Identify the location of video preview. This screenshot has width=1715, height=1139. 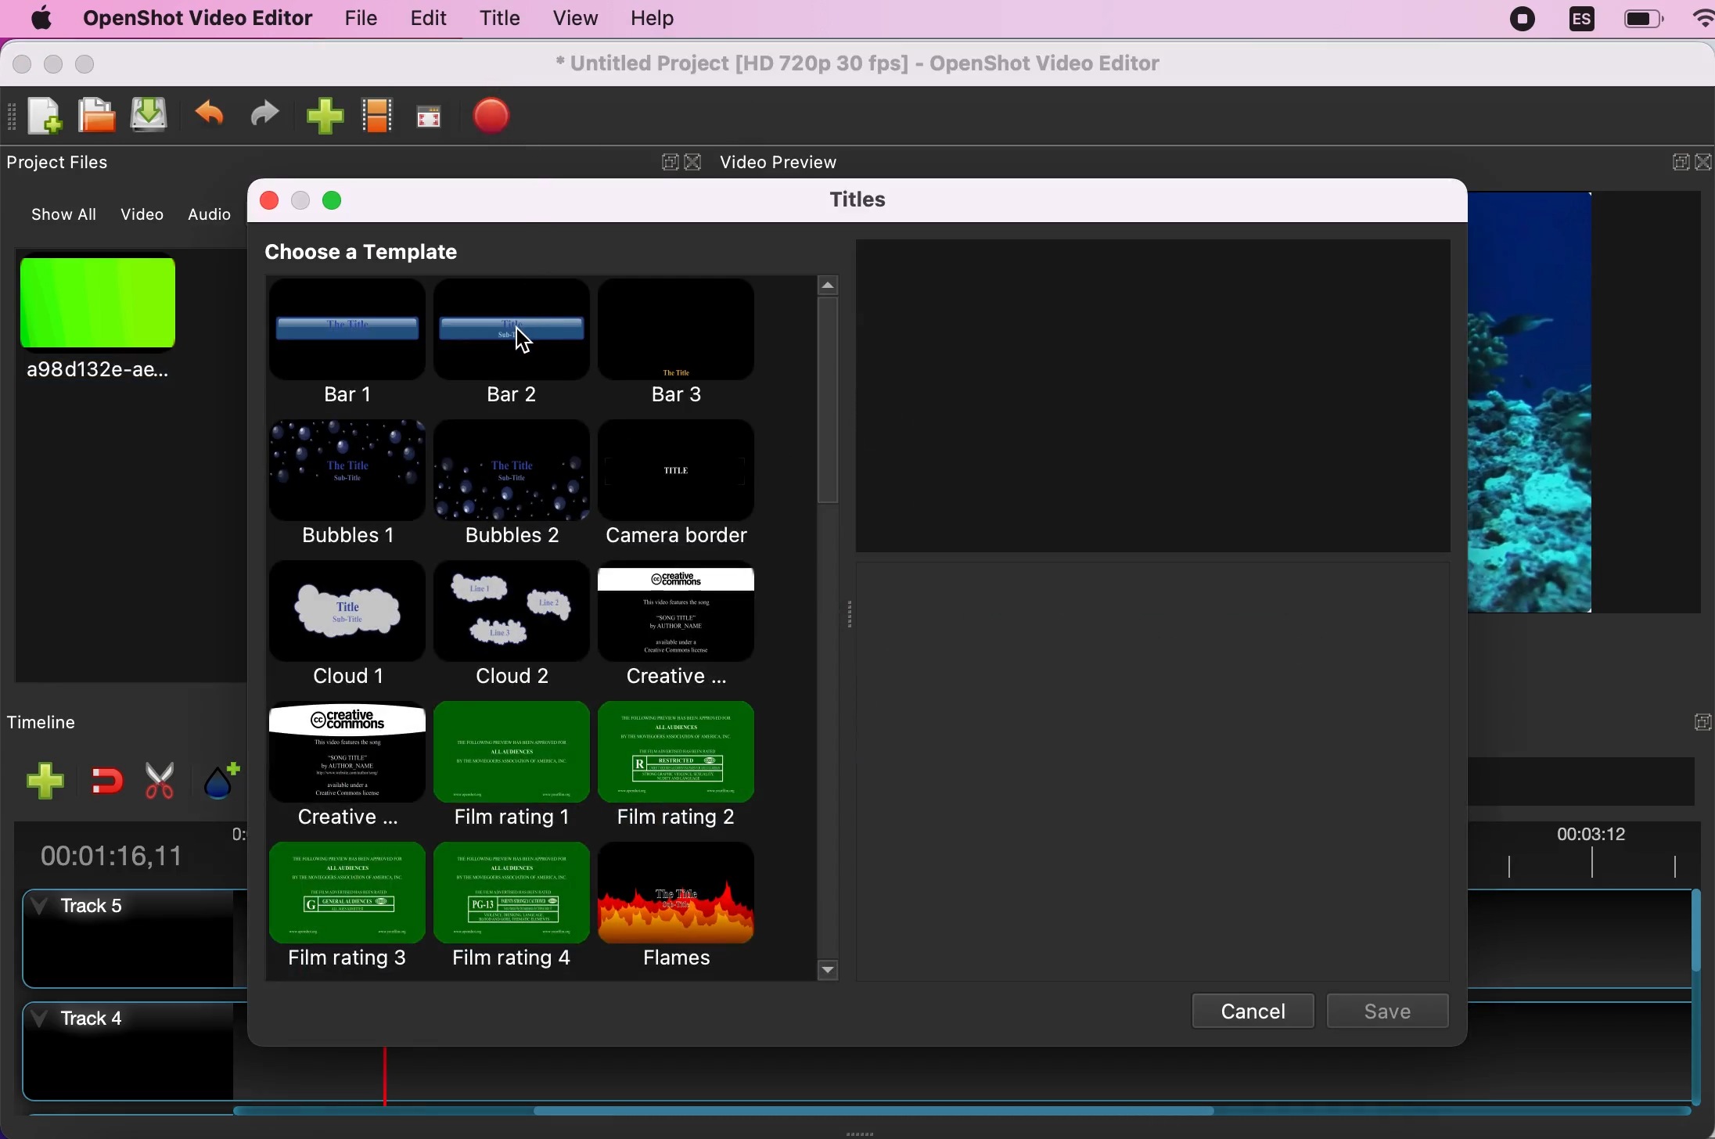
(792, 163).